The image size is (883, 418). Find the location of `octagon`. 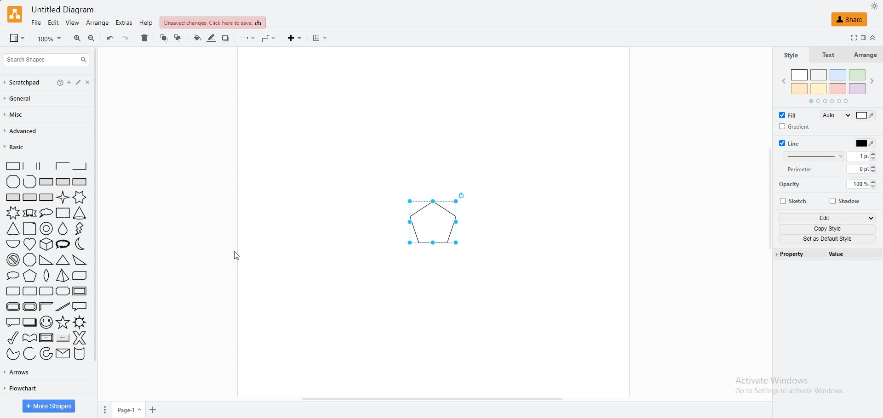

octagon is located at coordinates (30, 260).